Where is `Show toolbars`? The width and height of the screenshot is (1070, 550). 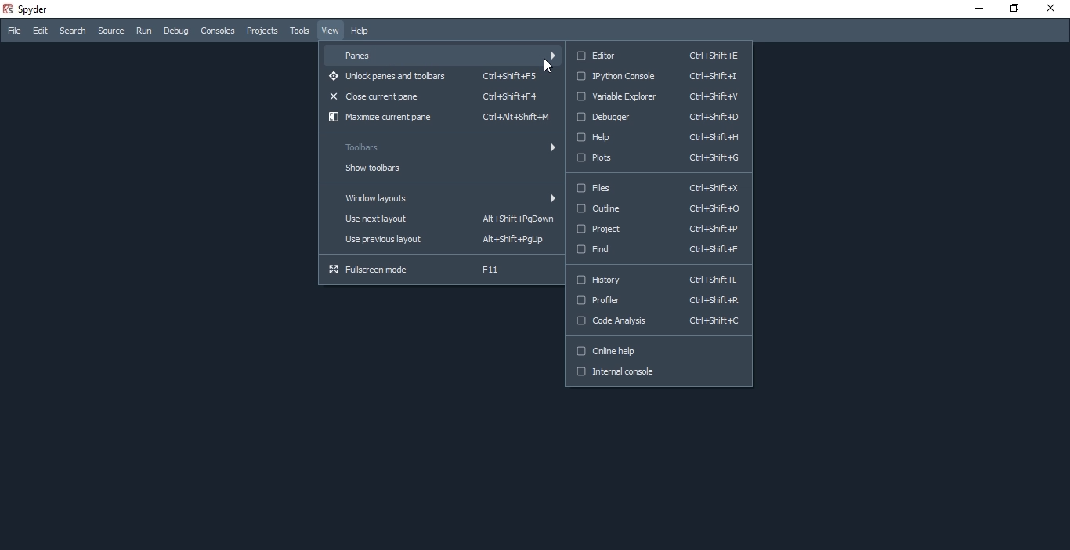
Show toolbars is located at coordinates (439, 169).